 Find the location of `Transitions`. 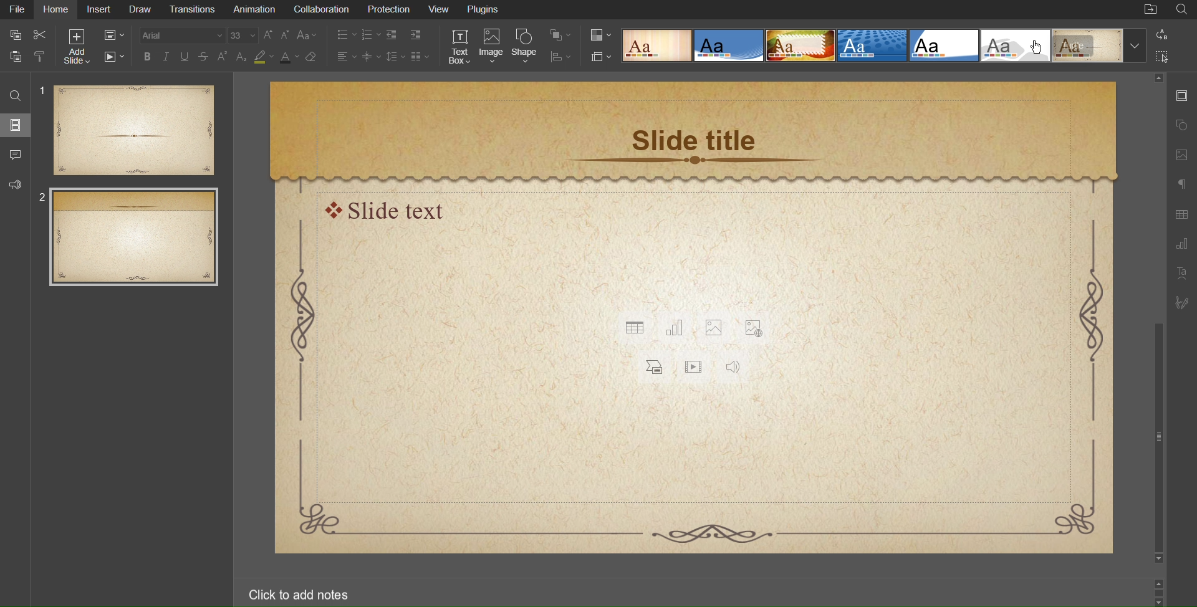

Transitions is located at coordinates (196, 10).